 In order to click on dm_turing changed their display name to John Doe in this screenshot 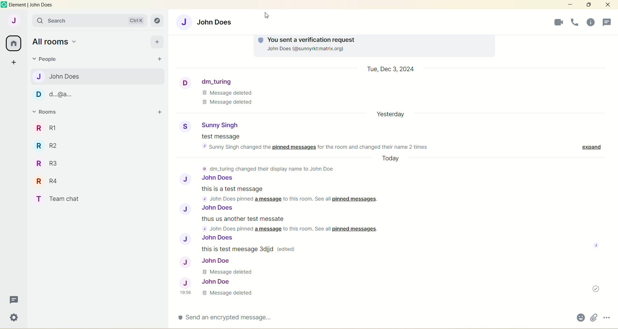, I will do `click(271, 168)`.